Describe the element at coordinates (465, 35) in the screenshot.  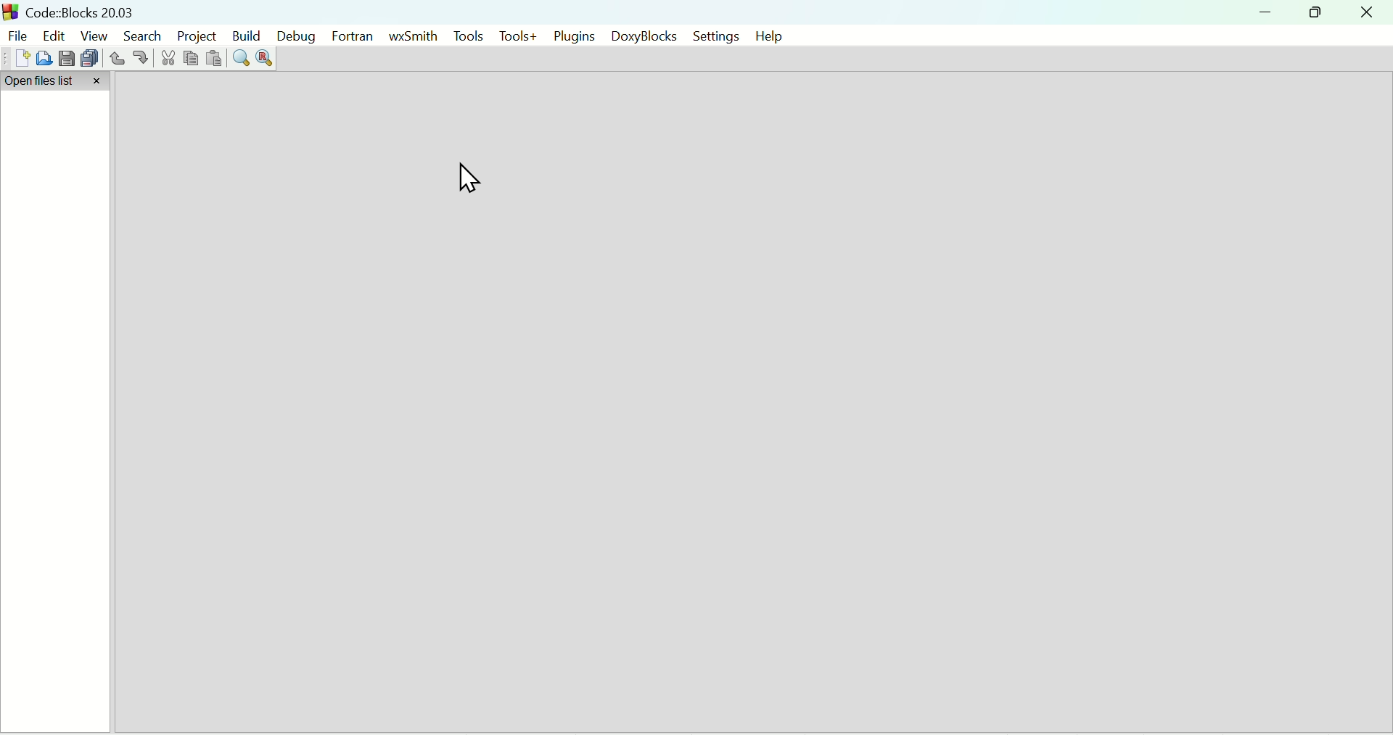
I see `Tools` at that location.